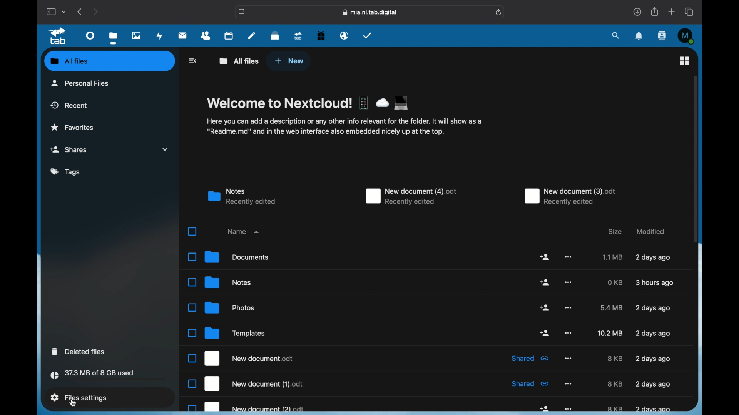 The width and height of the screenshot is (739, 415). Describe the element at coordinates (672, 12) in the screenshot. I see `new tab` at that location.